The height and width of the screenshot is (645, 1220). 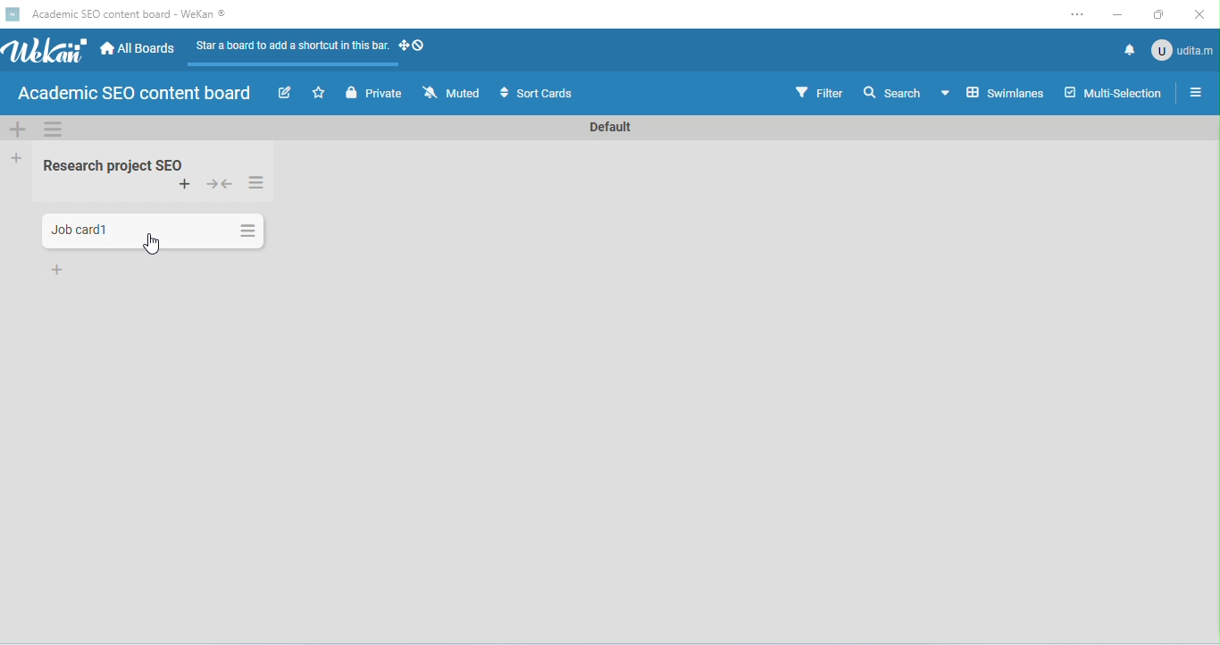 I want to click on swimelane actions, so click(x=54, y=130).